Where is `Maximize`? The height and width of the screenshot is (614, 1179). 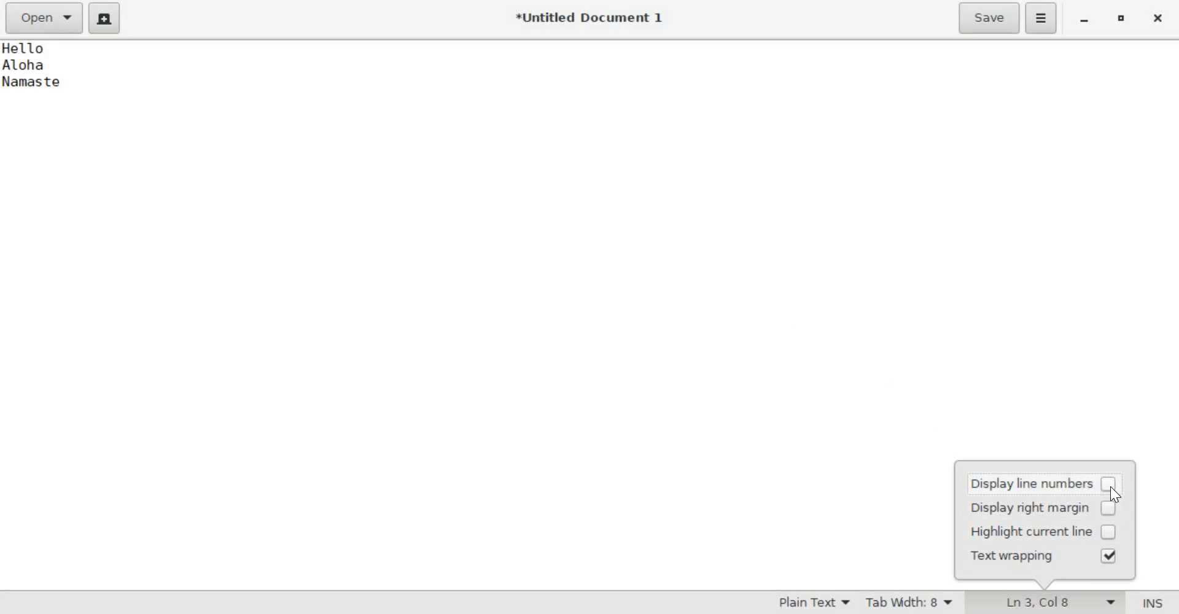 Maximize is located at coordinates (1122, 18).